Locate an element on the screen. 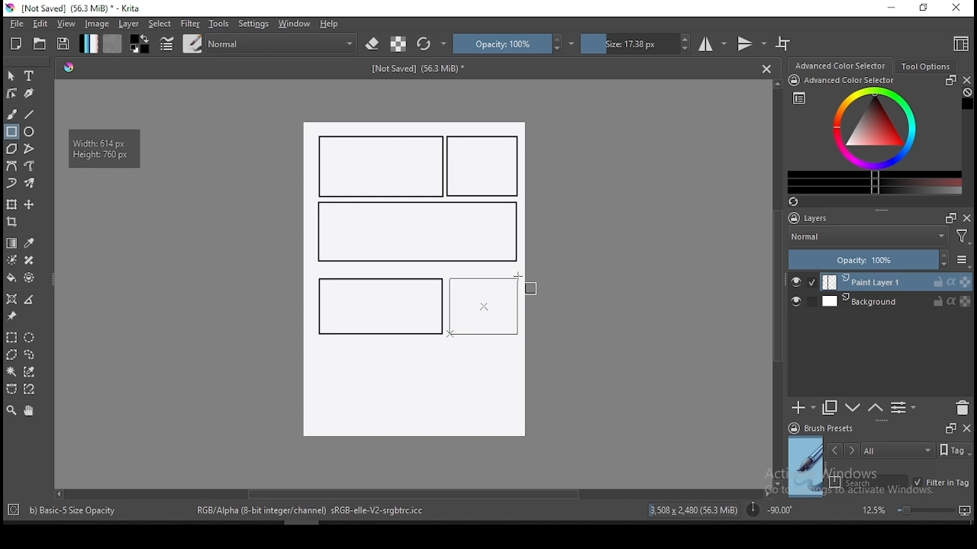 The width and height of the screenshot is (977, 549). transform a layer or a selection is located at coordinates (11, 204).